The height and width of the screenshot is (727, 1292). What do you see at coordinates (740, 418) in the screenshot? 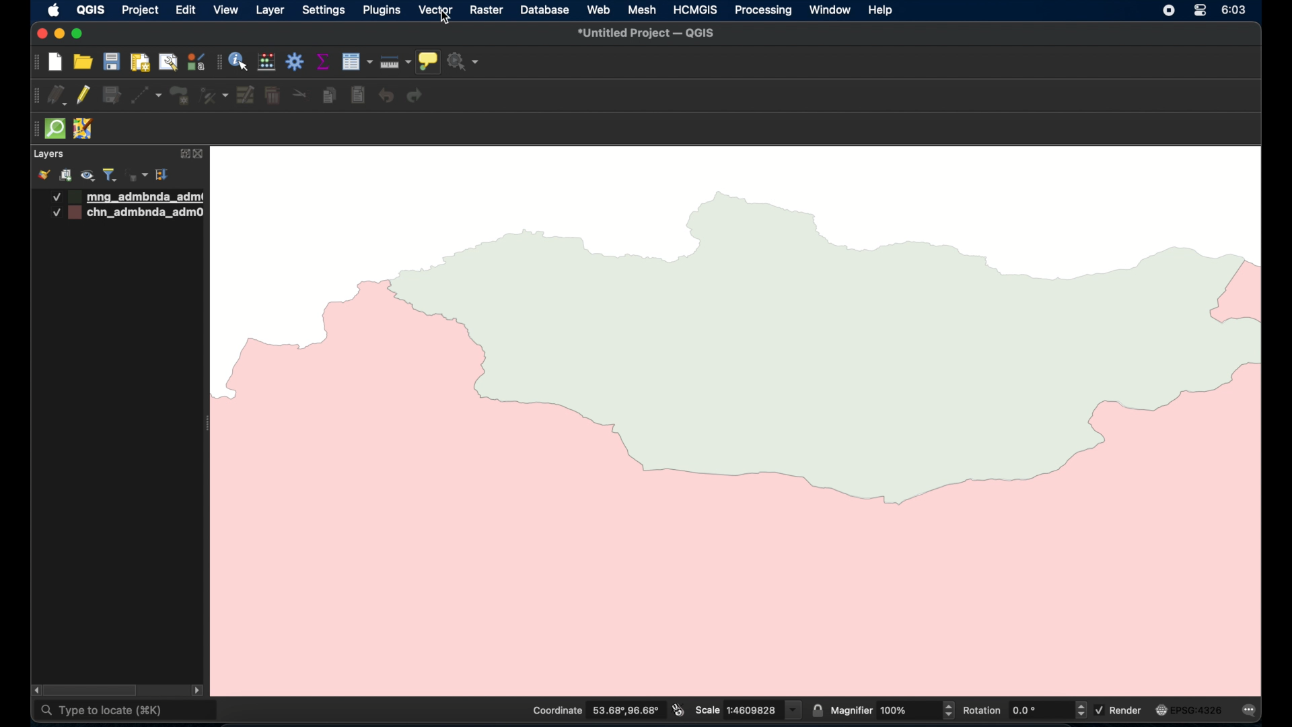
I see `vector map of Mongolia and china` at bounding box center [740, 418].